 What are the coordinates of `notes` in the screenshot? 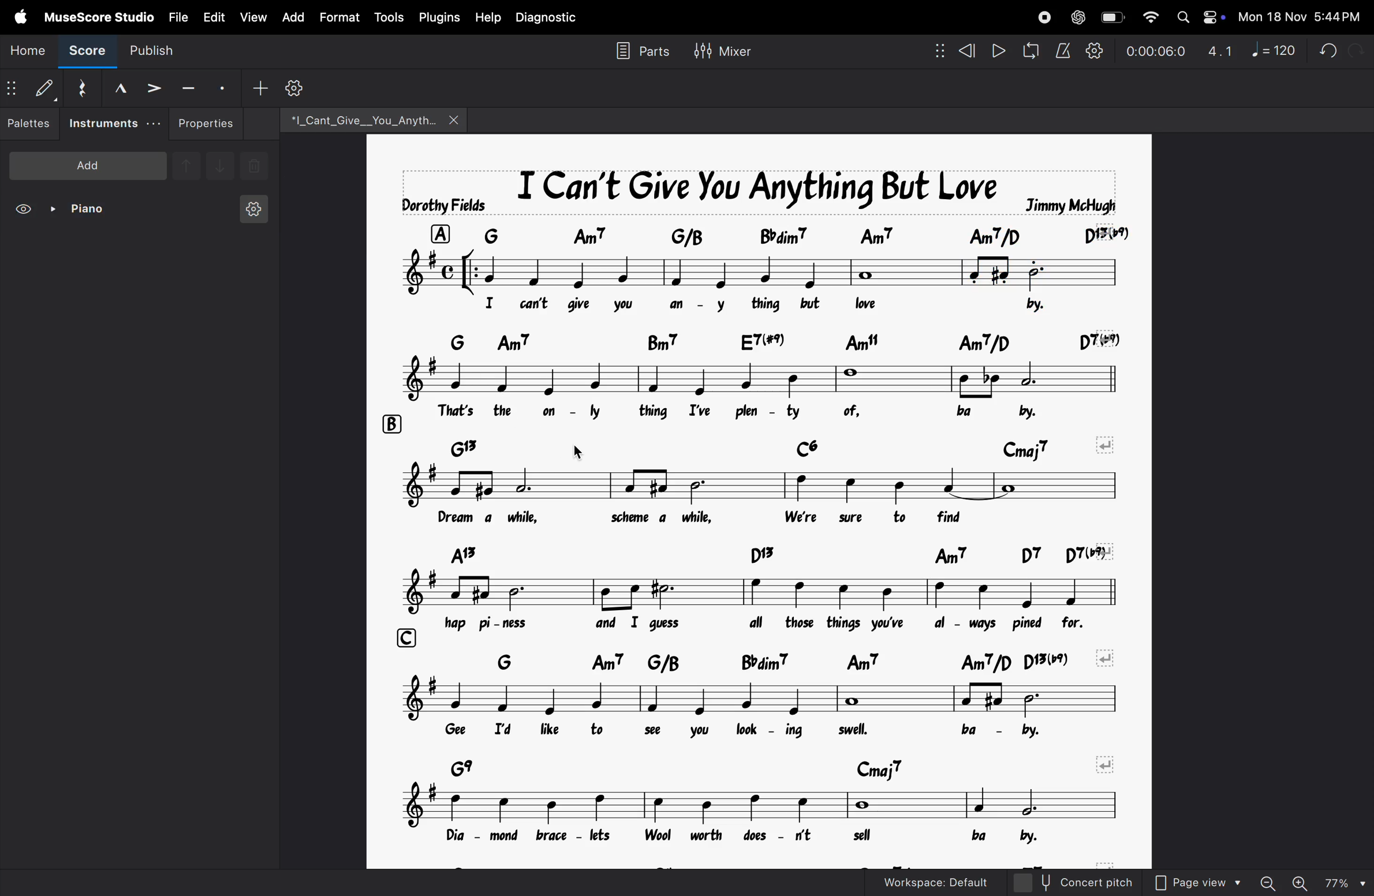 It's located at (768, 380).